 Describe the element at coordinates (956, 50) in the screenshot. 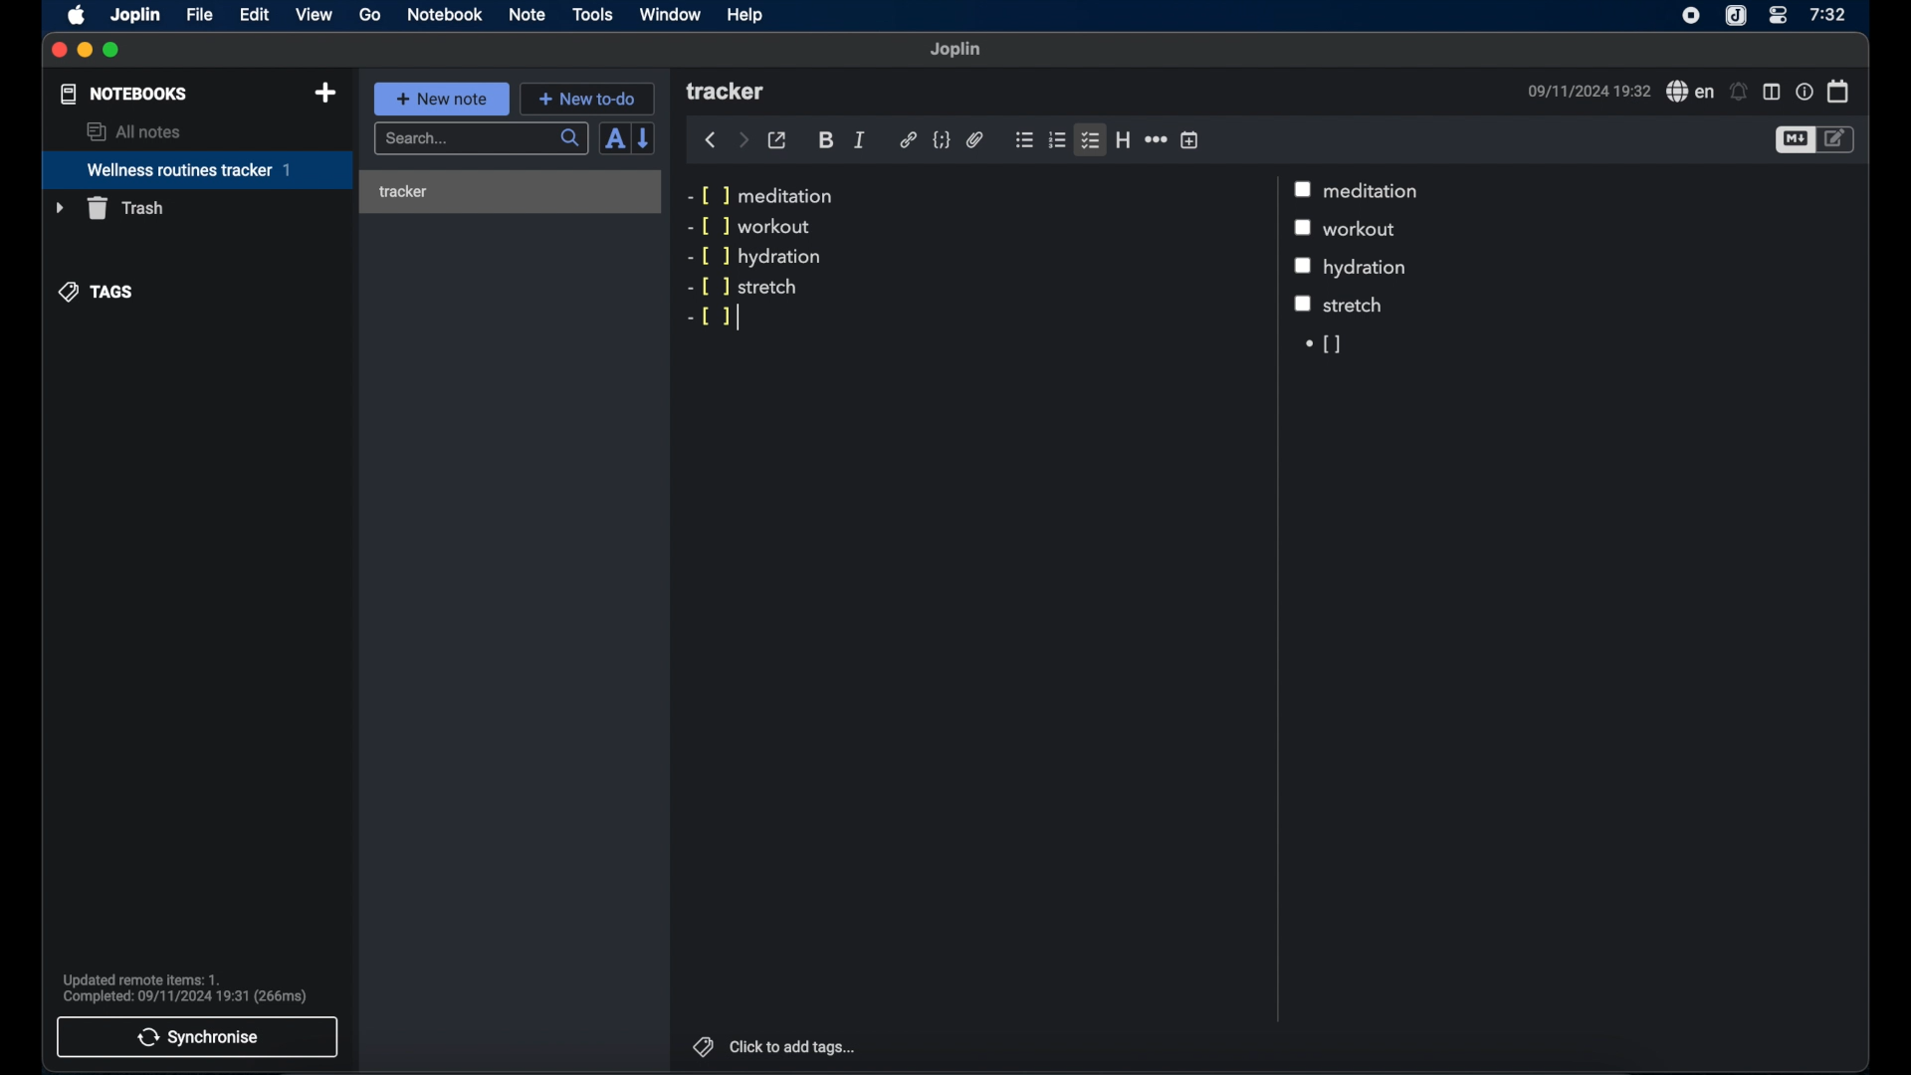

I see `joplin` at that location.